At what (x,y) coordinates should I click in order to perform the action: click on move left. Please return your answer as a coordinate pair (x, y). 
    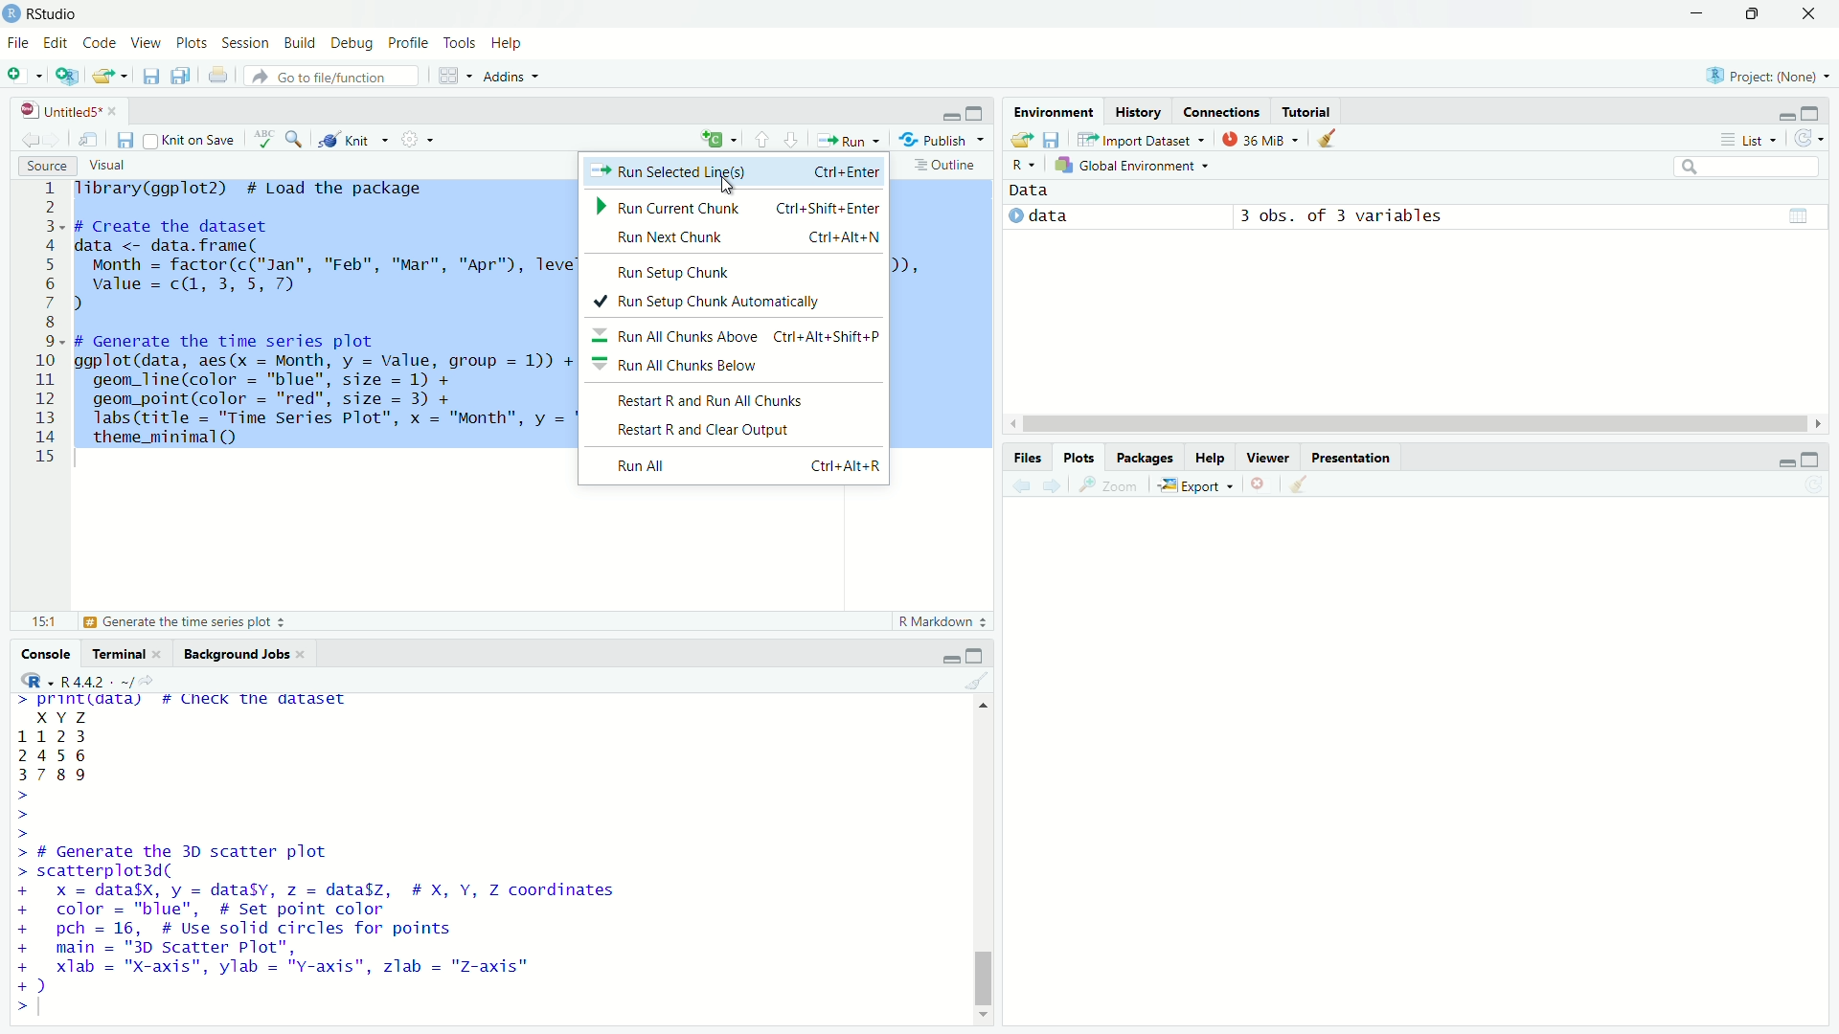
    Looking at the image, I should click on (1010, 423).